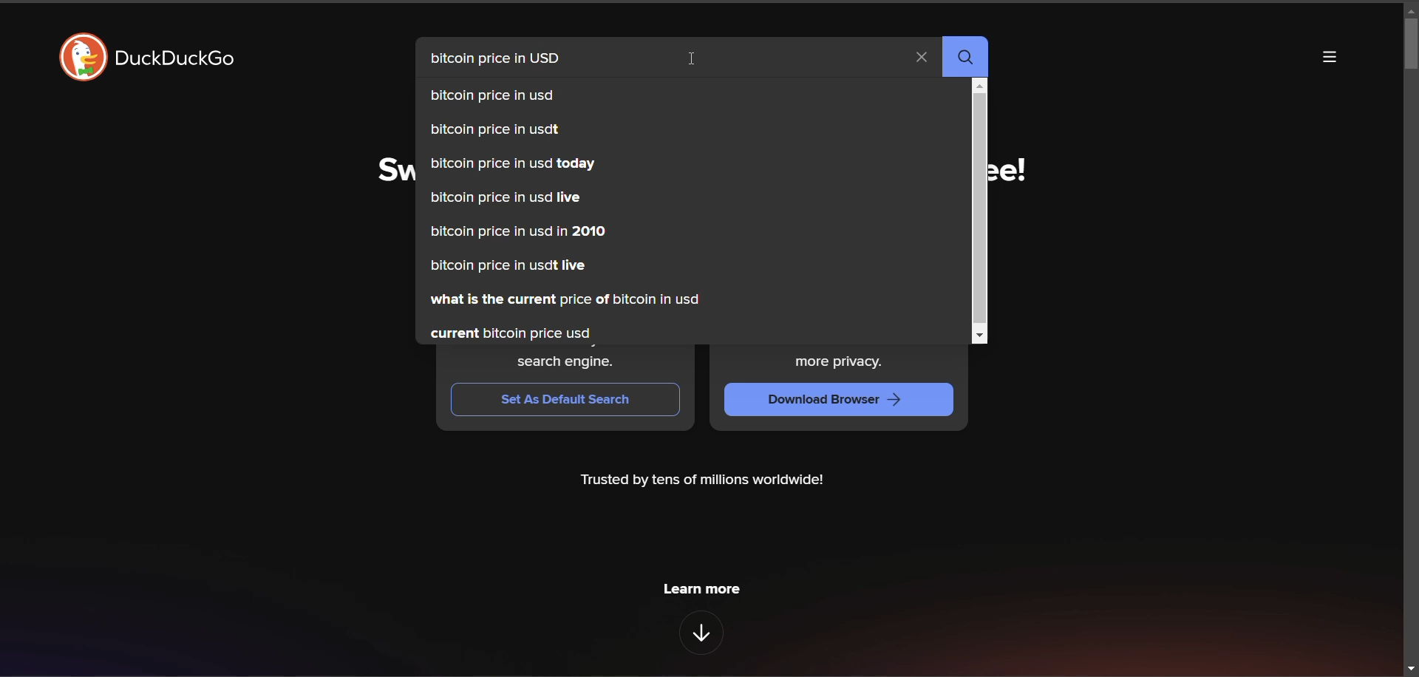  What do you see at coordinates (497, 59) in the screenshot?
I see `search term` at bounding box center [497, 59].